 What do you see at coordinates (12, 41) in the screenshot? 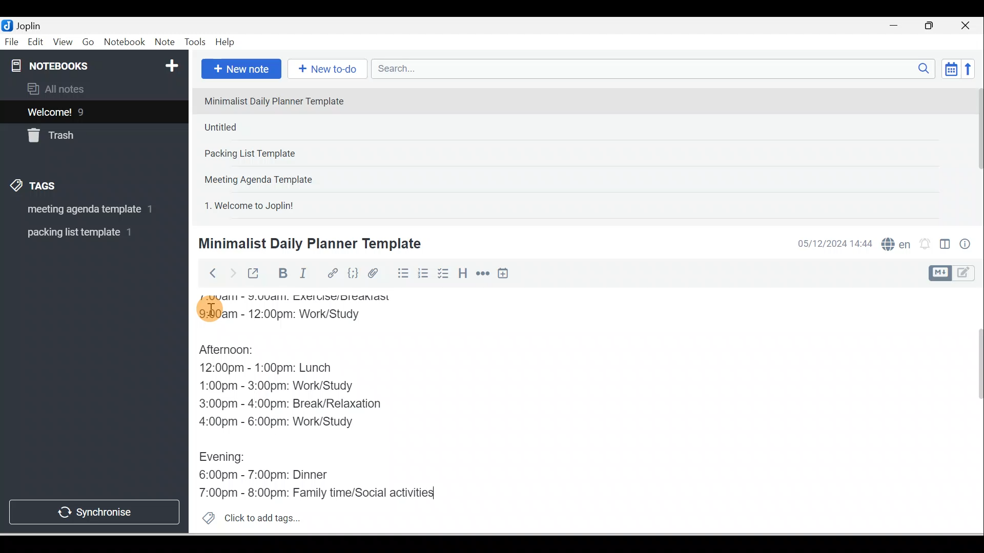
I see `File` at bounding box center [12, 41].